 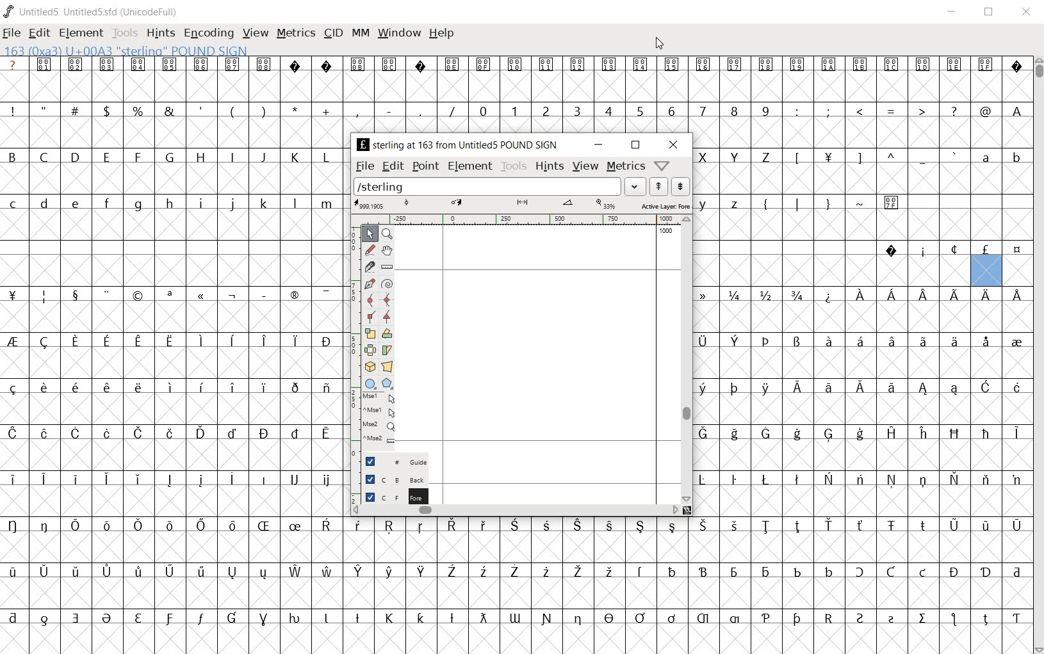 What do you see at coordinates (482, 618) in the screenshot?
I see `Symbol` at bounding box center [482, 618].